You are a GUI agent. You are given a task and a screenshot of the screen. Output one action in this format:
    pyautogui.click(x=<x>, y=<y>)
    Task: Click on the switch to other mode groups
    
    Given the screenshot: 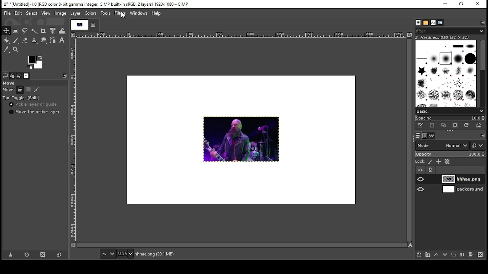 What is the action you would take?
    pyautogui.click(x=478, y=146)
    